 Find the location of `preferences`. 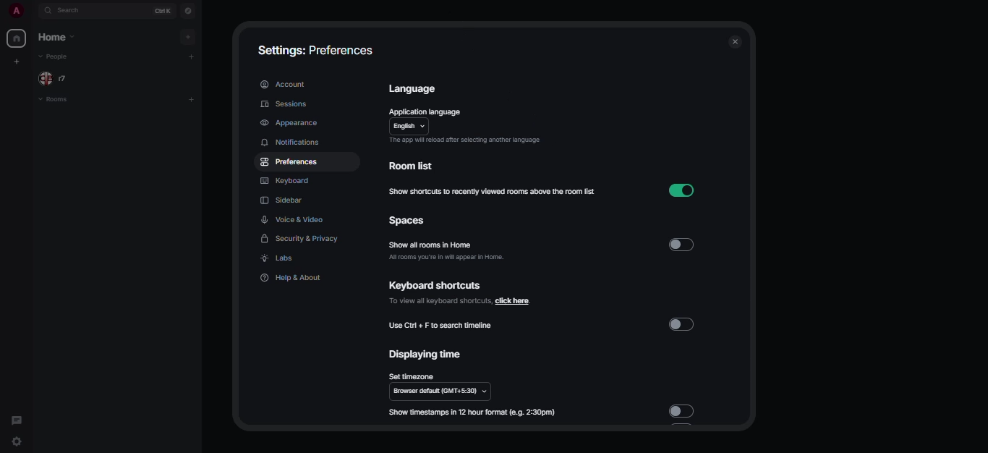

preferences is located at coordinates (291, 164).